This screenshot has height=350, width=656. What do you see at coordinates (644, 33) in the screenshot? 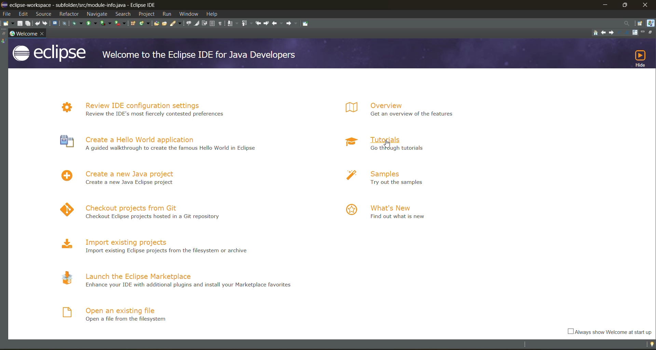
I see `minimize` at bounding box center [644, 33].